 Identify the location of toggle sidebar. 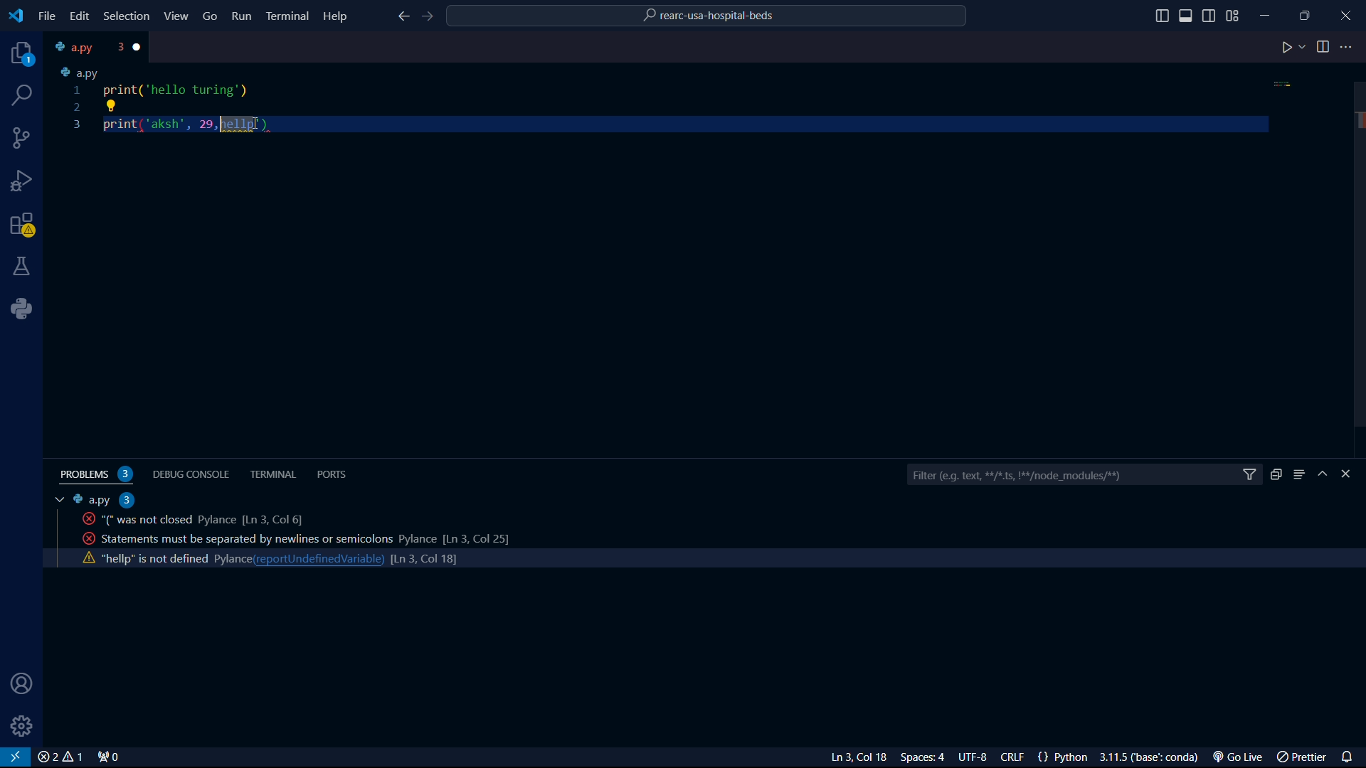
(1210, 14).